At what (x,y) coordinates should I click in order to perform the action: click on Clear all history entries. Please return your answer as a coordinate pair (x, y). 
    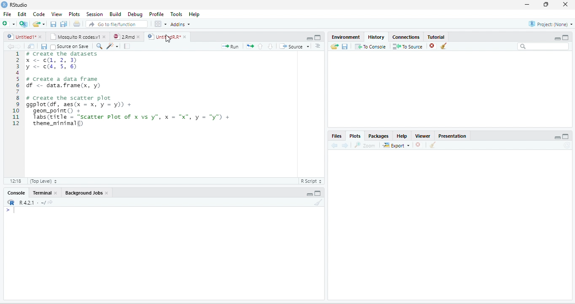
    Looking at the image, I should click on (444, 46).